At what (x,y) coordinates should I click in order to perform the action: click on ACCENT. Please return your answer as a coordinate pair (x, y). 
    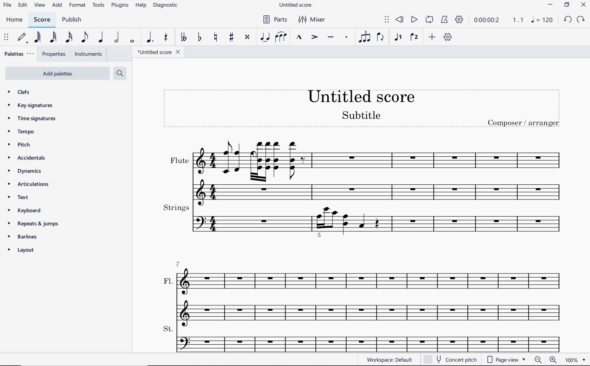
    Looking at the image, I should click on (314, 36).